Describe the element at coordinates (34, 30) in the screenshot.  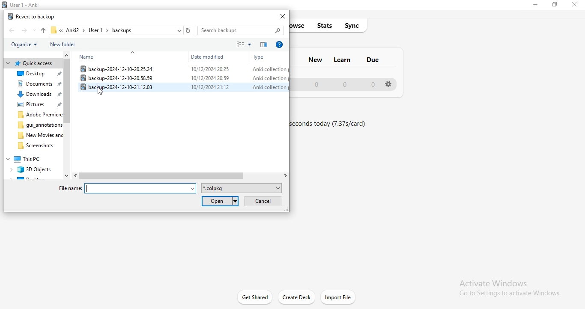
I see `file down` at that location.